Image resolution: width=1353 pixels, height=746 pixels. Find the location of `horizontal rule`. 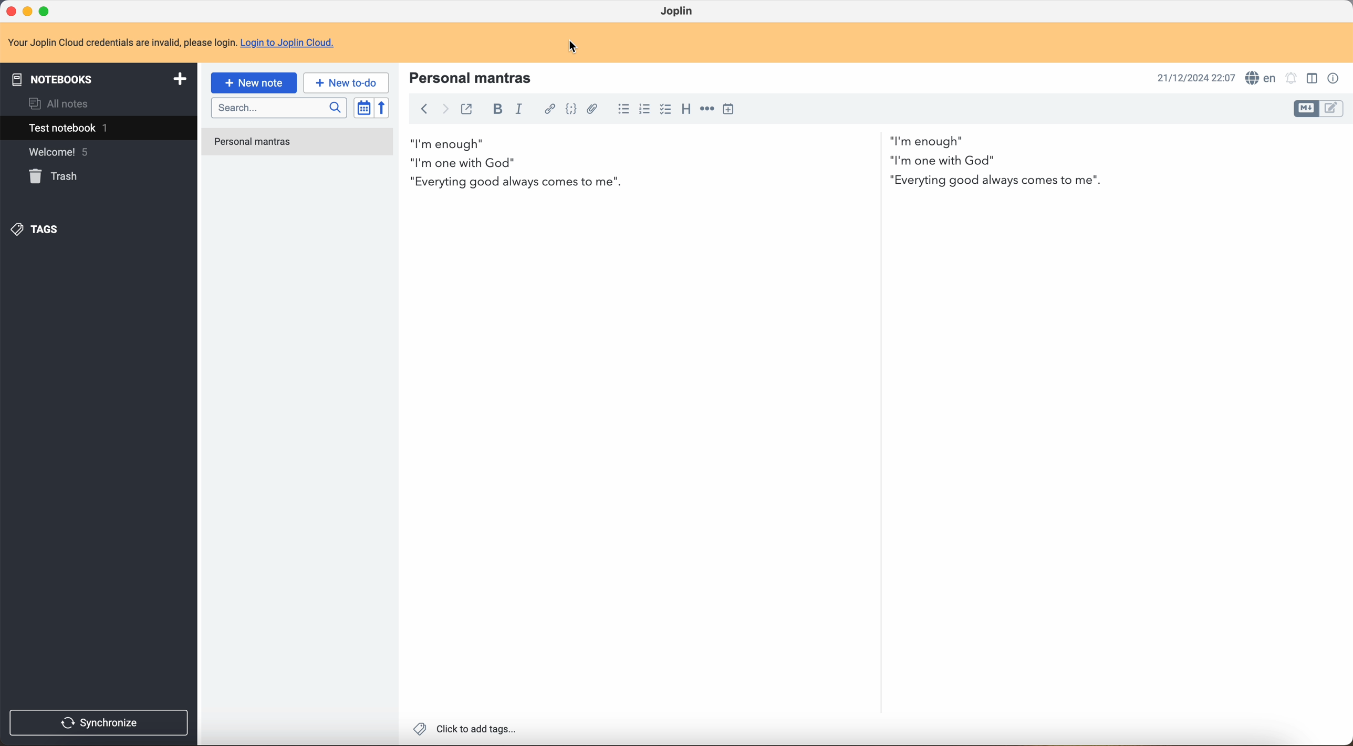

horizontal rule is located at coordinates (707, 110).